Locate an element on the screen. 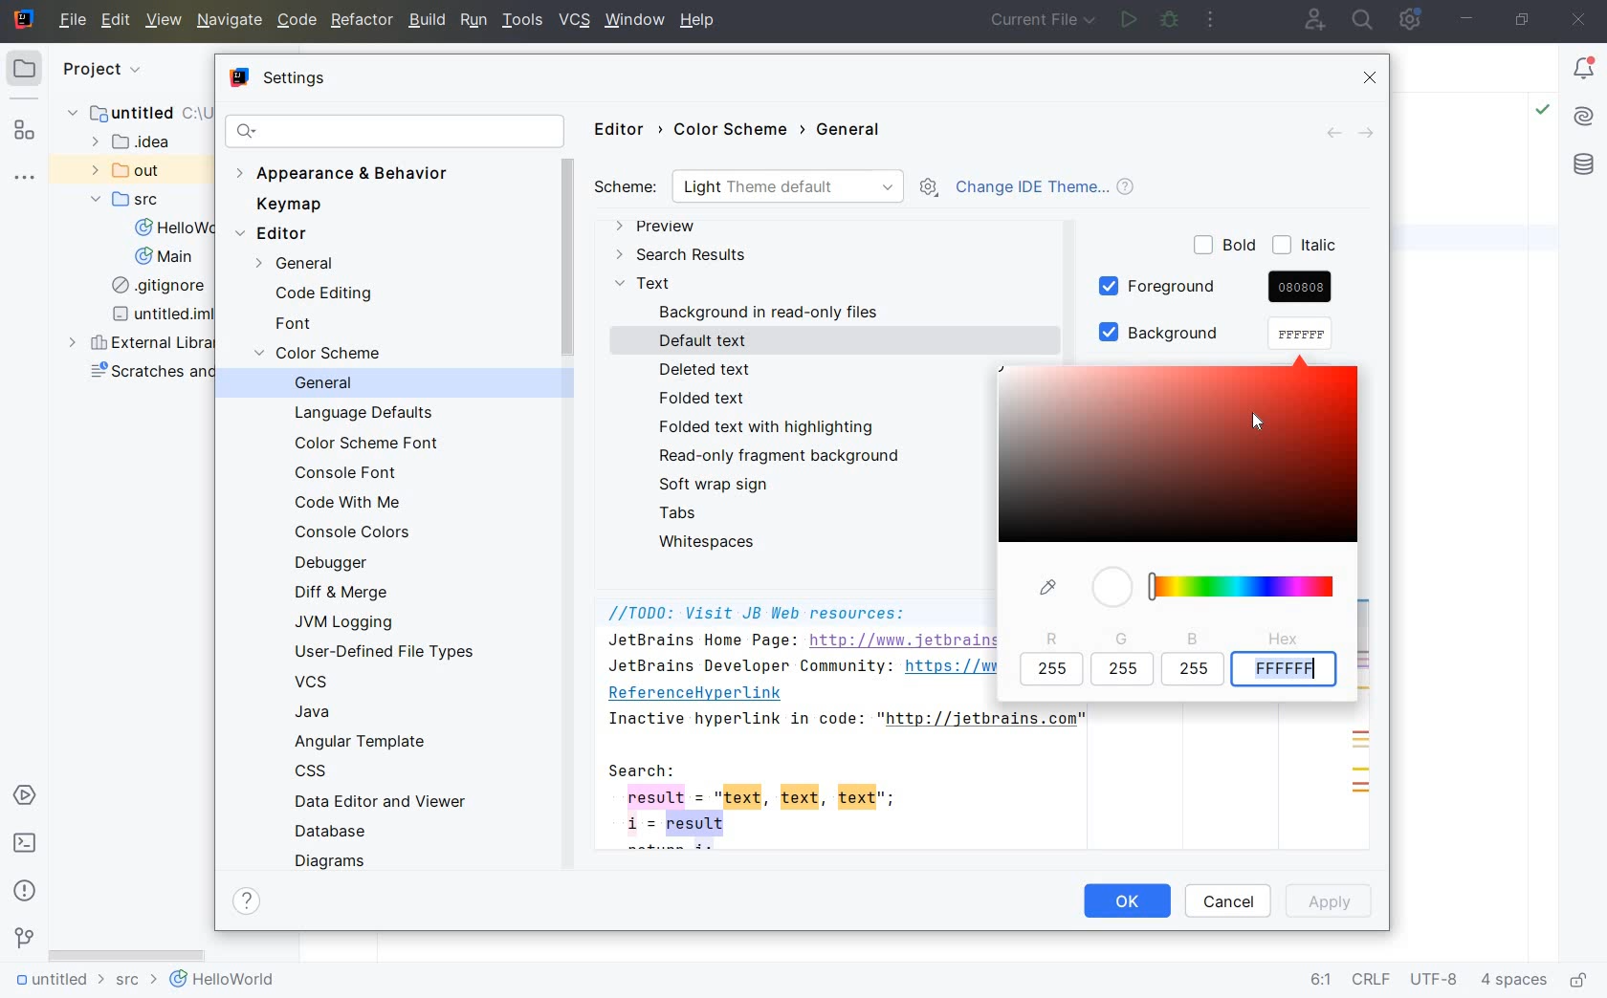 The image size is (1607, 998). PREVIEW is located at coordinates (659, 228).